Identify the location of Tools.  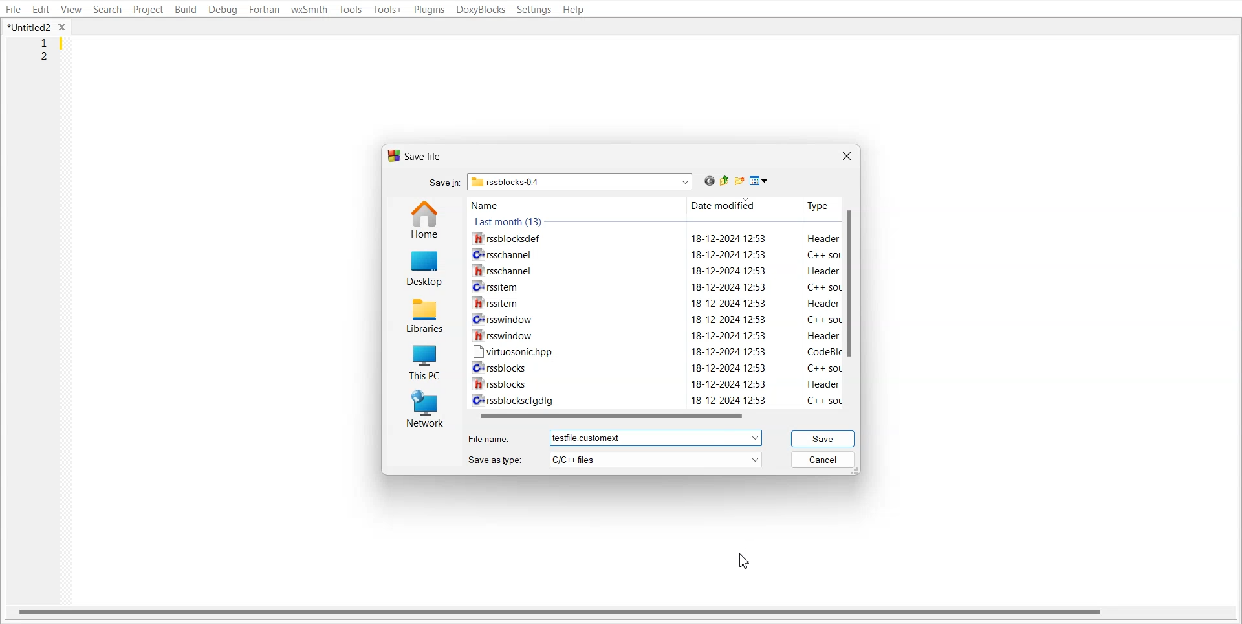
(350, 9).